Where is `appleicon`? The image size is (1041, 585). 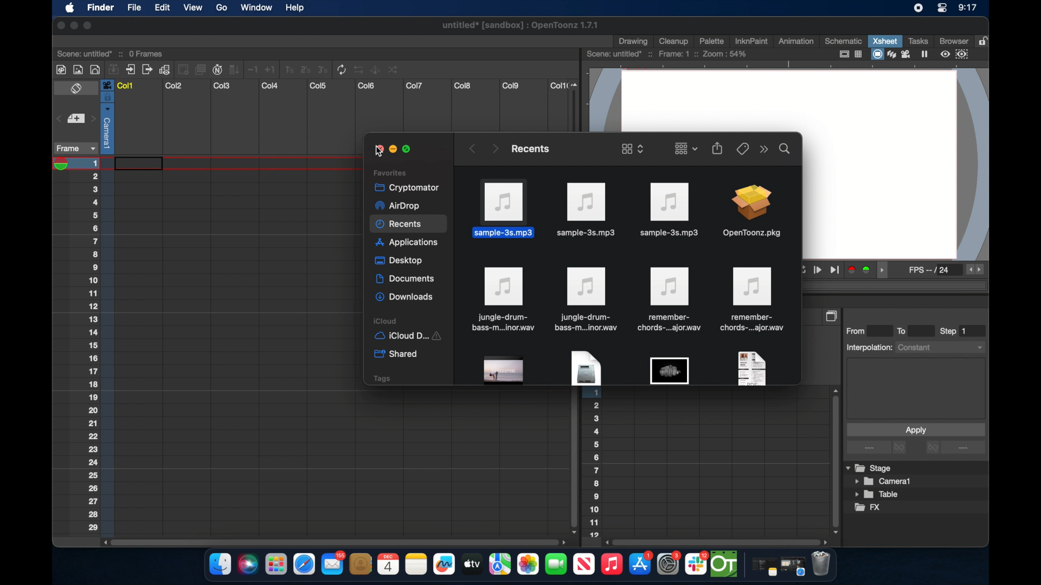 appleicon is located at coordinates (69, 9).